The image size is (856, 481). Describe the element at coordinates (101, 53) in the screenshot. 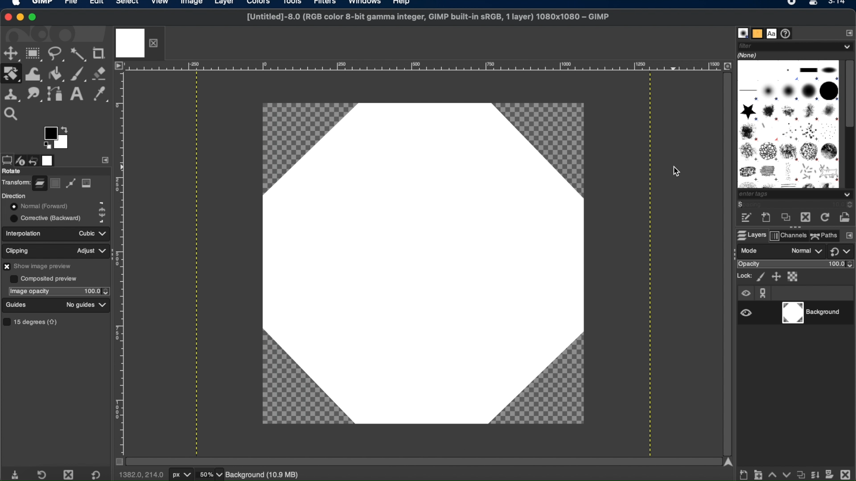

I see `crop tool` at that location.